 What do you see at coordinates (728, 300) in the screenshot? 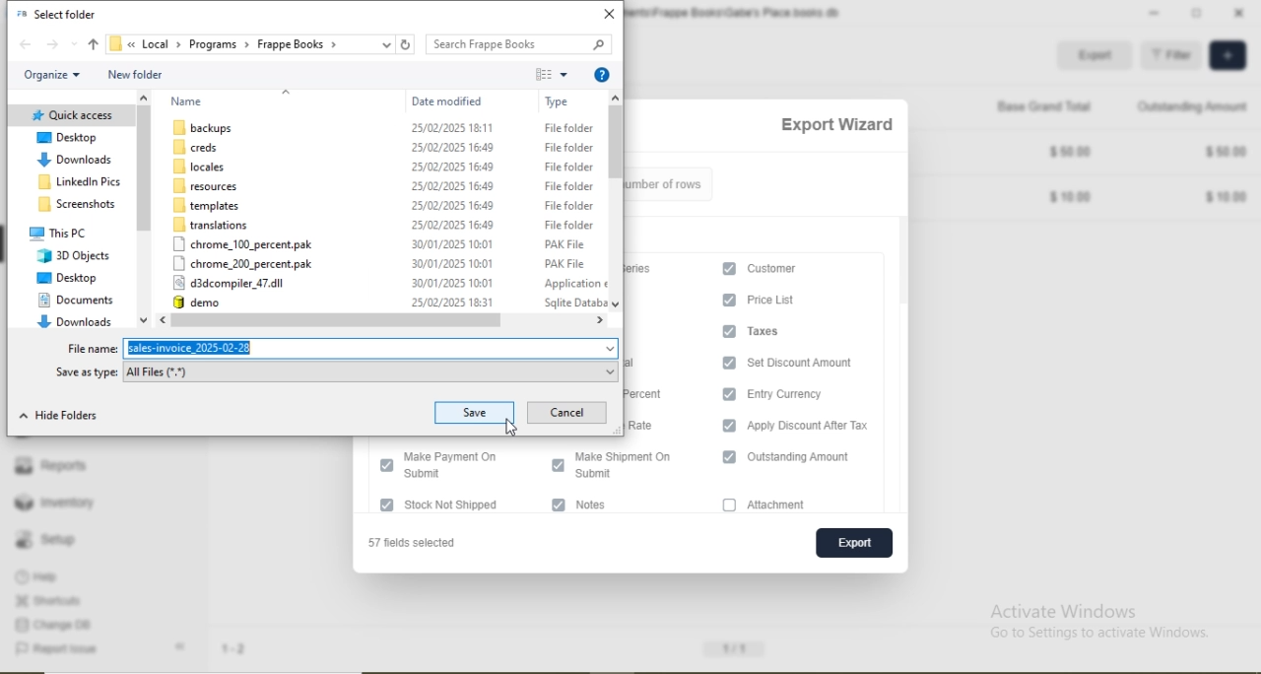
I see `checkbox` at bounding box center [728, 300].